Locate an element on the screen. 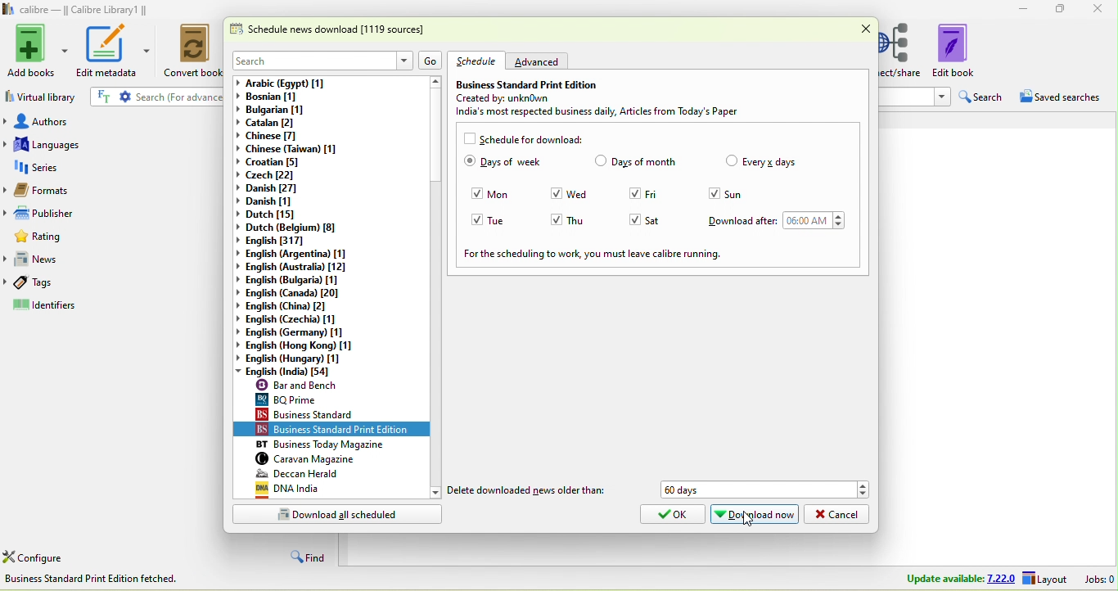 The height and width of the screenshot is (591, 1118). jobs 0 is located at coordinates (1096, 579).